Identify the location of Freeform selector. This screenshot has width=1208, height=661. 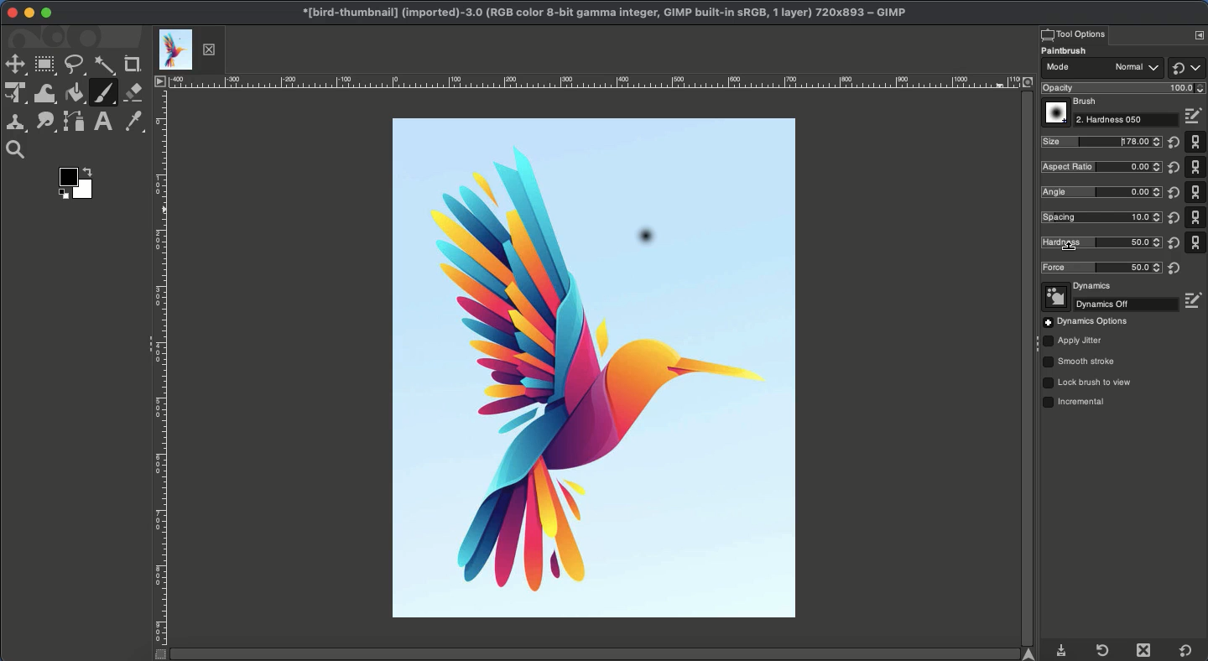
(75, 65).